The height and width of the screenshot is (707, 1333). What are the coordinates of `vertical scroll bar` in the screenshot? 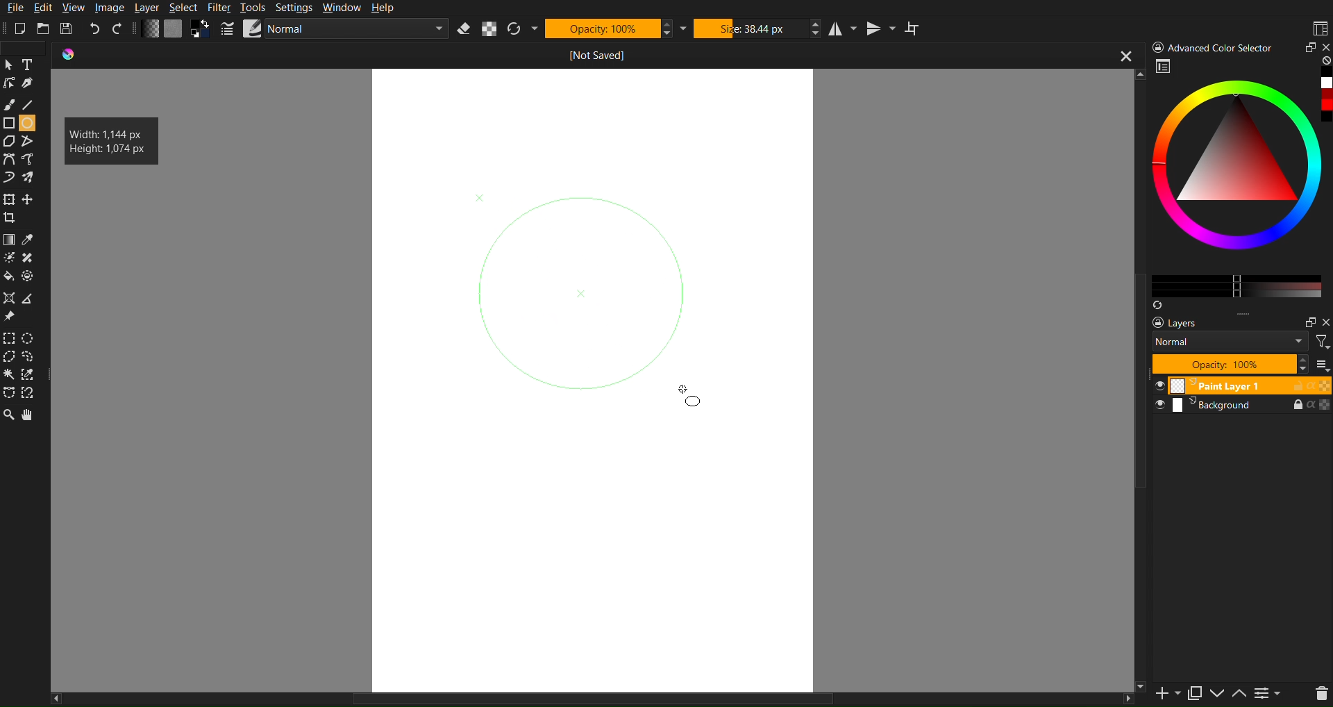 It's located at (1132, 343).